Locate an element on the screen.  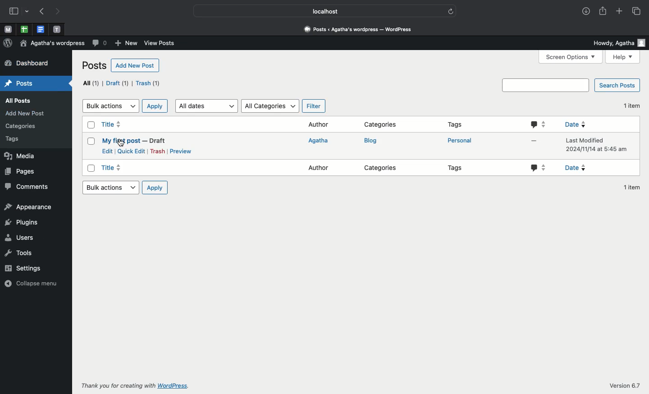
Search posts is located at coordinates (617, 85).